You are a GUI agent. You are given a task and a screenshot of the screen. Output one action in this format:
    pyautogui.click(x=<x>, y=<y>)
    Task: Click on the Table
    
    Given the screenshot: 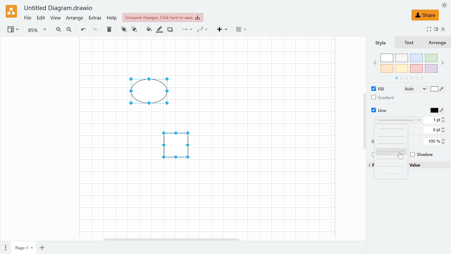 What is the action you would take?
    pyautogui.click(x=241, y=30)
    